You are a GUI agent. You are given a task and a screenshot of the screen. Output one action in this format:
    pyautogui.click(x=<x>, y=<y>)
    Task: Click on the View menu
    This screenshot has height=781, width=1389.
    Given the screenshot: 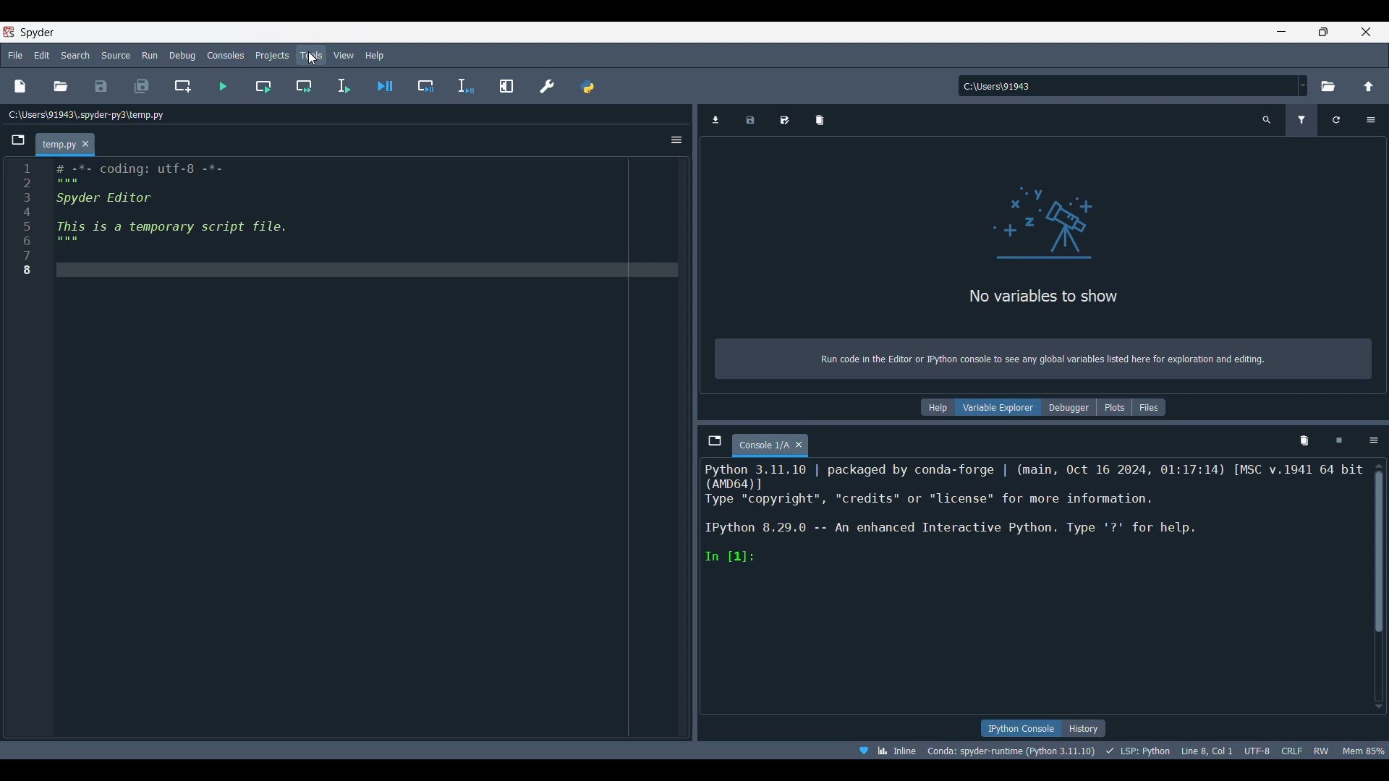 What is the action you would take?
    pyautogui.click(x=344, y=55)
    